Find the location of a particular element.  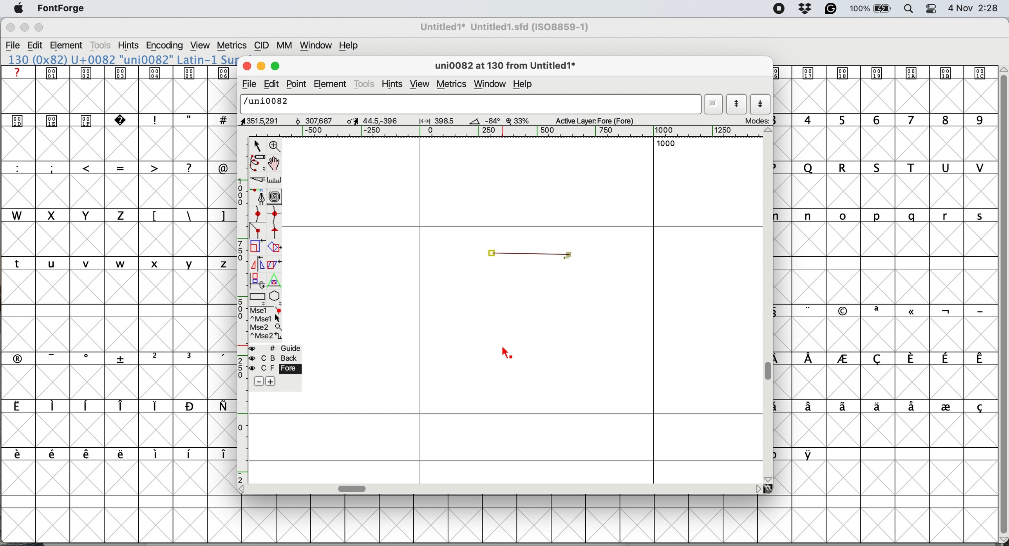

symbols is located at coordinates (124, 358).